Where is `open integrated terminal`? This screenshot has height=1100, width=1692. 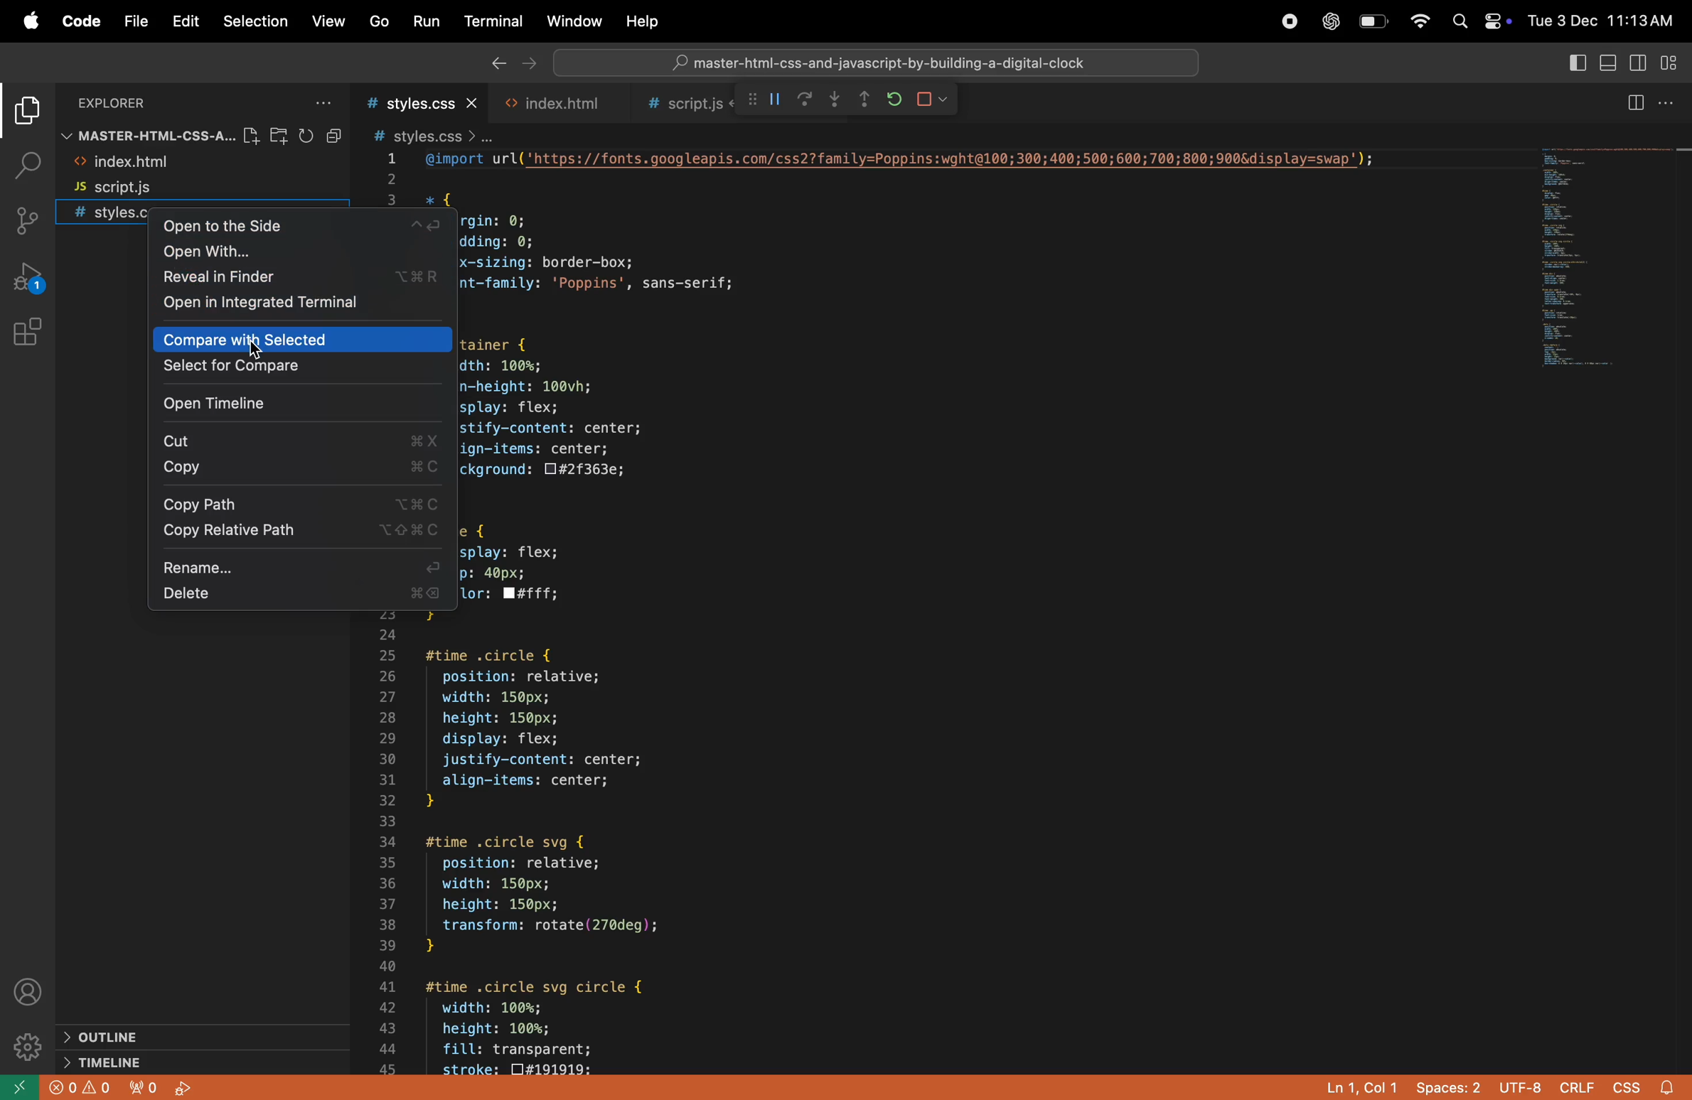
open integrated terminal is located at coordinates (309, 308).